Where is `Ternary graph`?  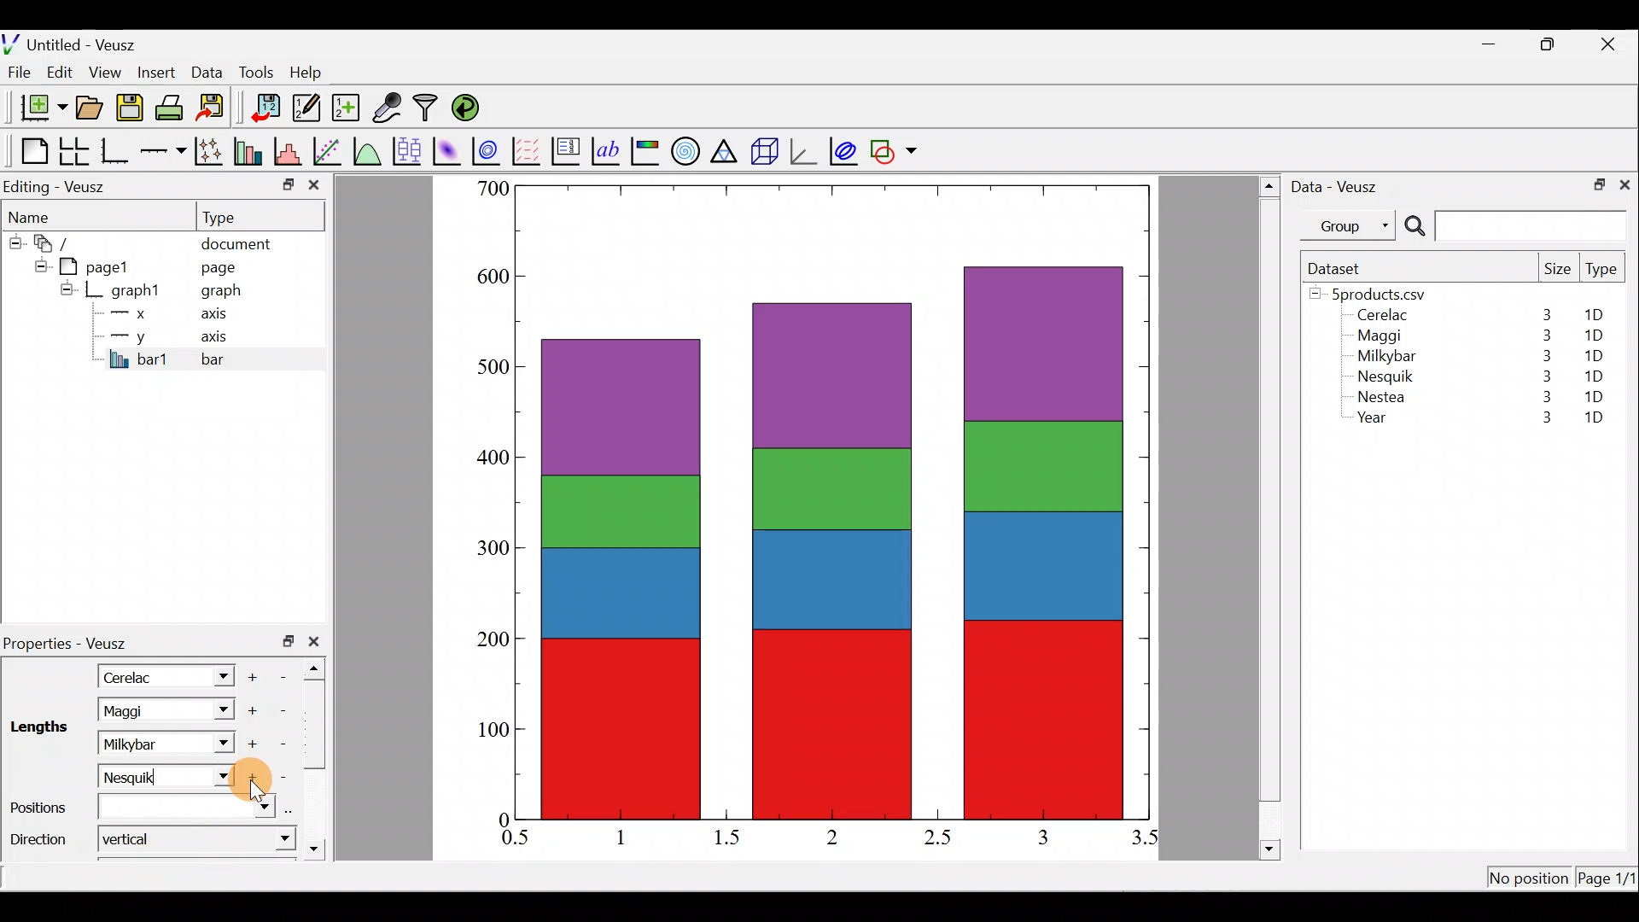
Ternary graph is located at coordinates (726, 149).